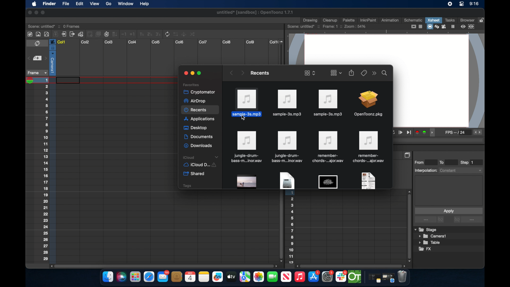  I want to click on close, so click(185, 73).